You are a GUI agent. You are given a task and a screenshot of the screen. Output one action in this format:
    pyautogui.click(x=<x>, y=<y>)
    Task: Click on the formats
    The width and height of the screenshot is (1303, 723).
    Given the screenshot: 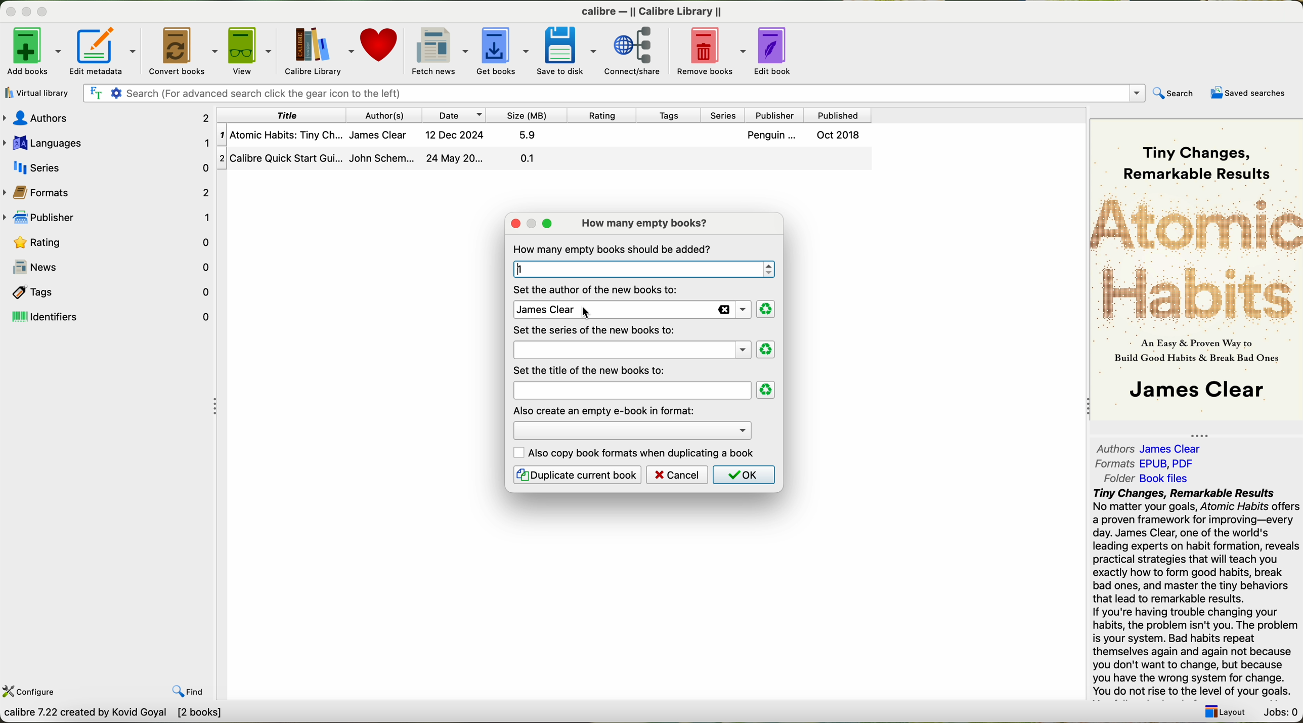 What is the action you would take?
    pyautogui.click(x=109, y=191)
    